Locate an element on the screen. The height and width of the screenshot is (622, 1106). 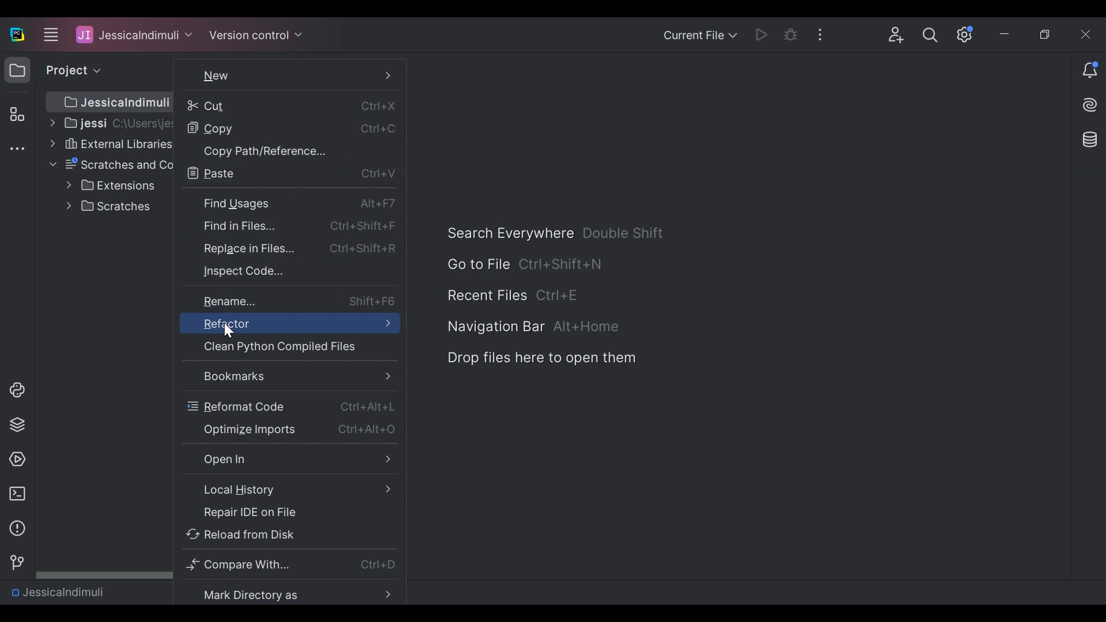
Project Directory is located at coordinates (108, 122).